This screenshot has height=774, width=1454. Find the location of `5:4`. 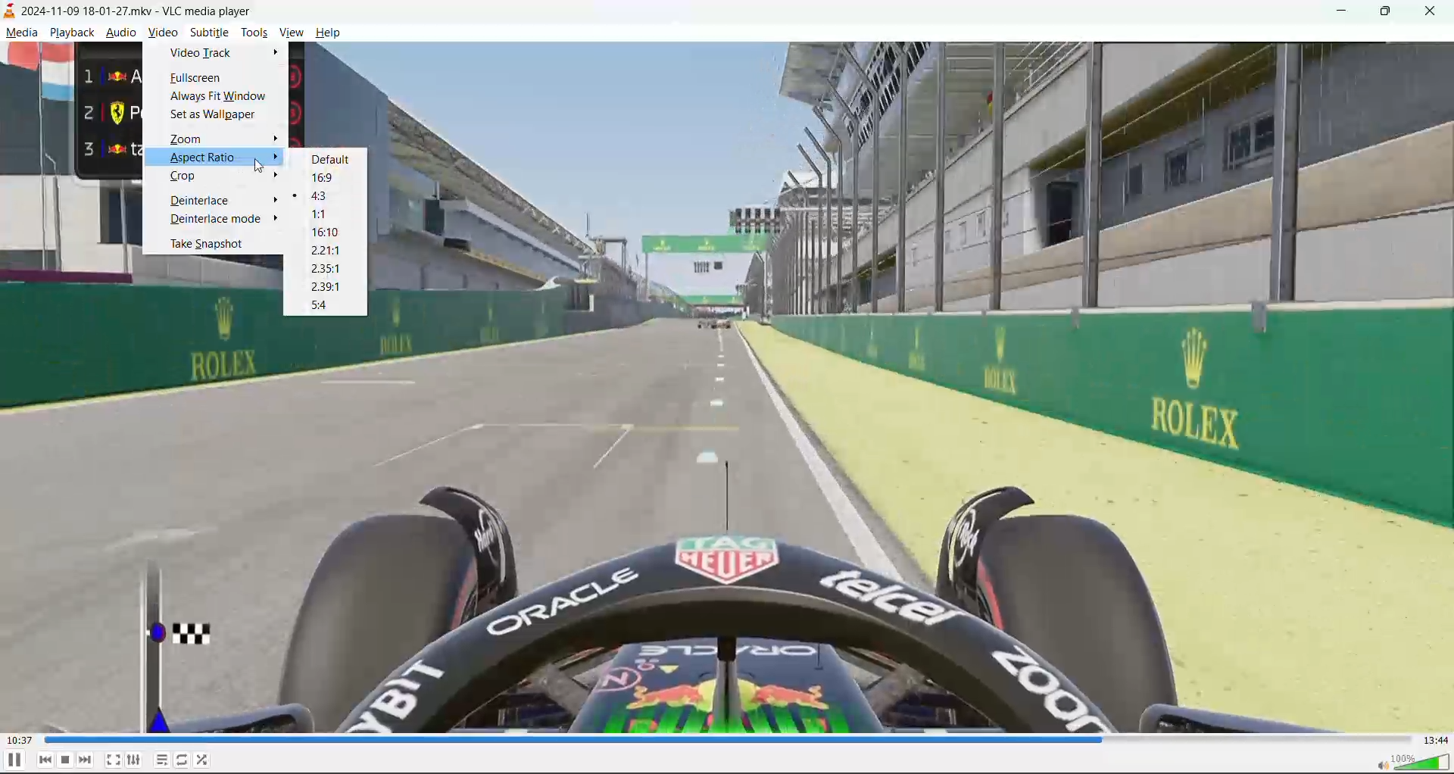

5:4 is located at coordinates (324, 305).